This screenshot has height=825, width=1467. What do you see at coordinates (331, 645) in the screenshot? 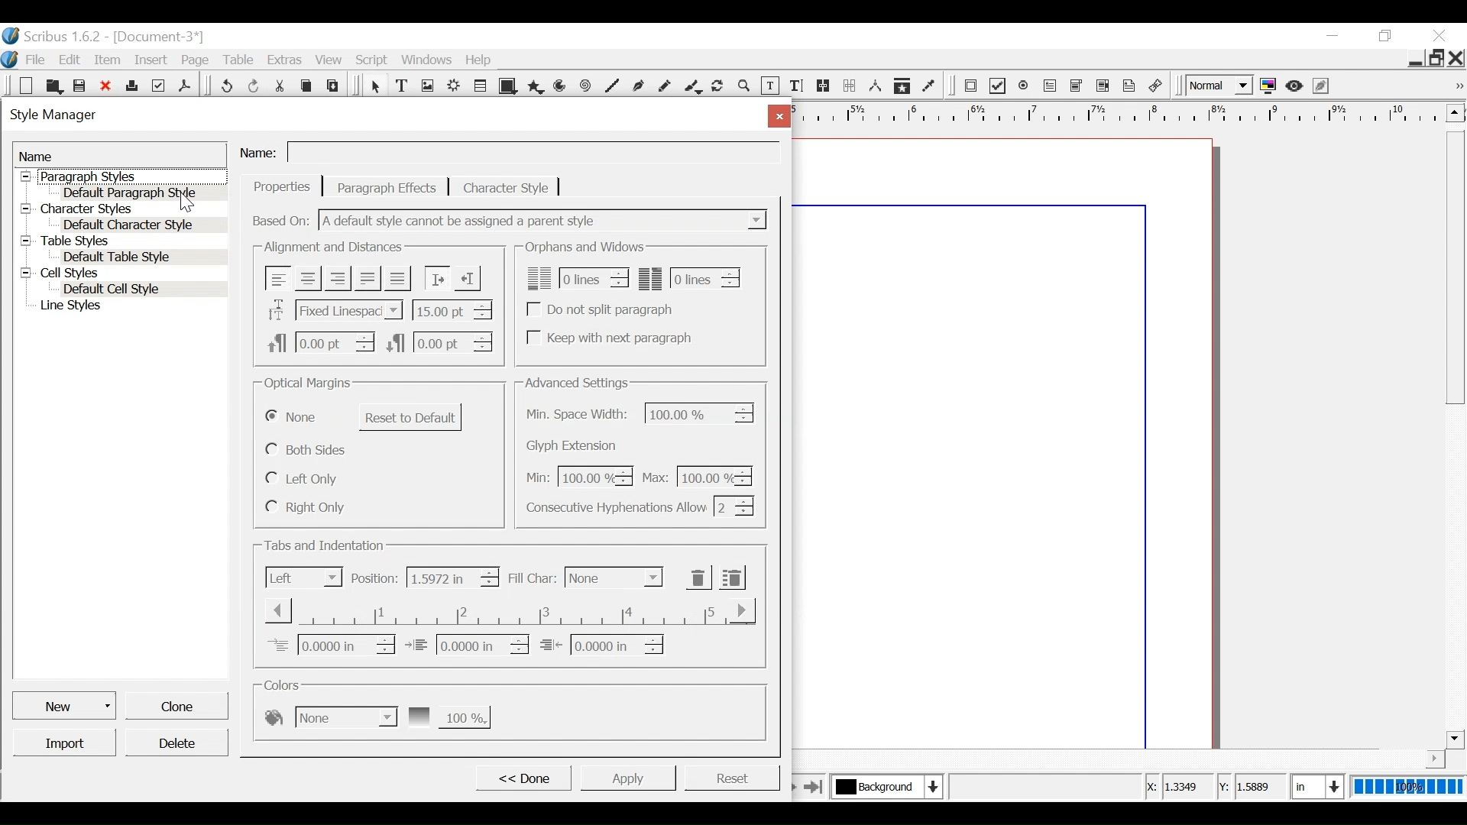
I see `First line Indent` at bounding box center [331, 645].